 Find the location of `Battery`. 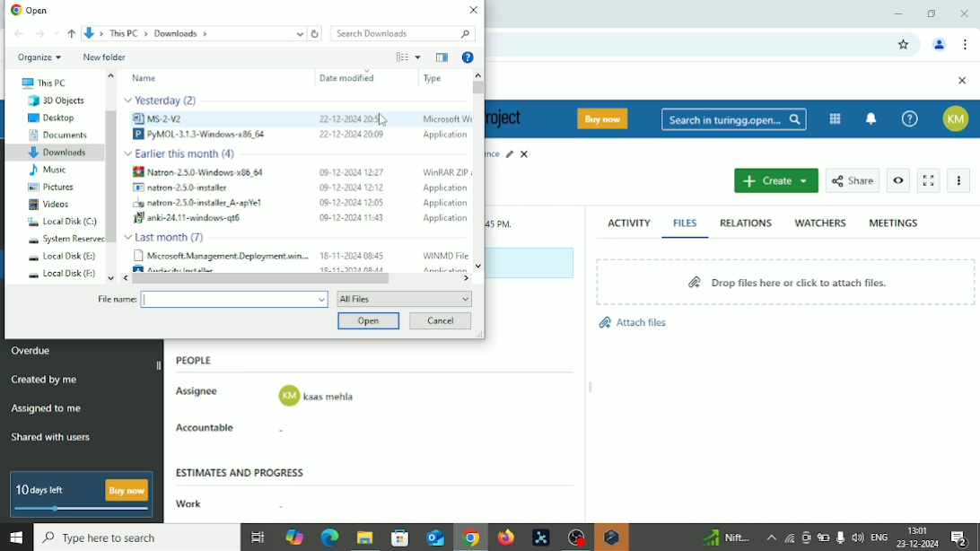

Battery is located at coordinates (824, 538).